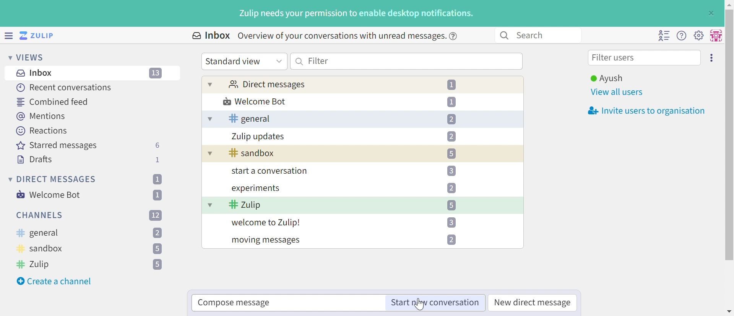  I want to click on 1, so click(159, 195).